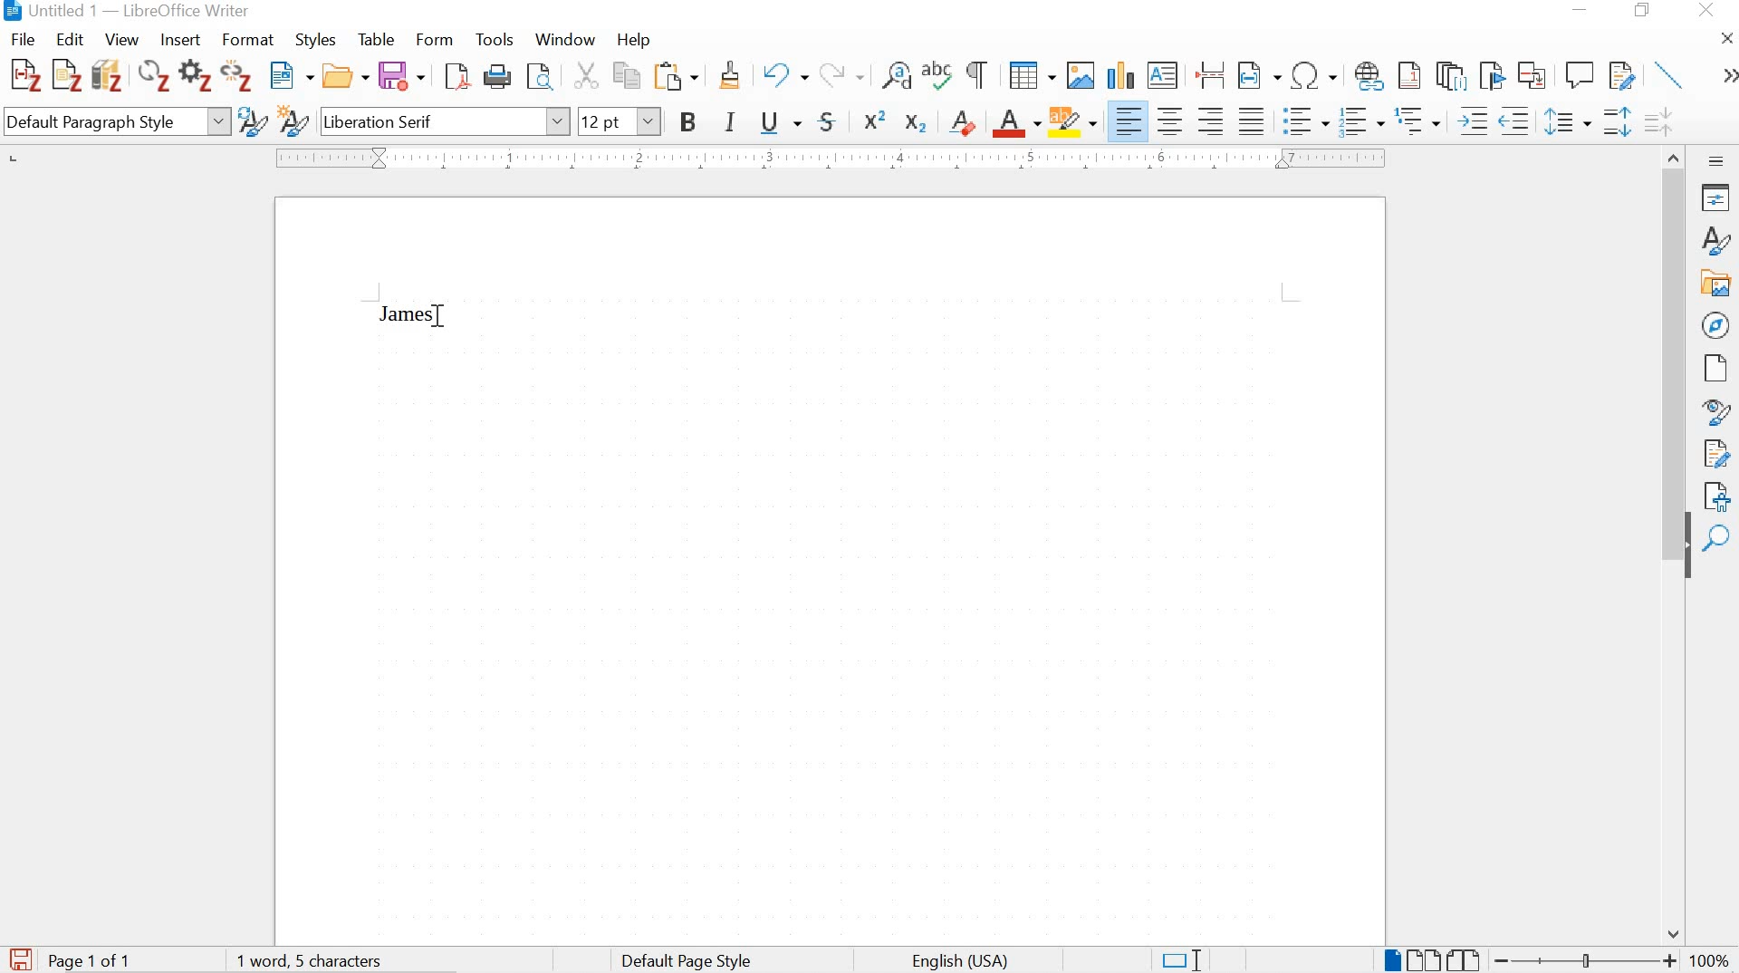  What do you see at coordinates (732, 78) in the screenshot?
I see `clone formatting` at bounding box center [732, 78].